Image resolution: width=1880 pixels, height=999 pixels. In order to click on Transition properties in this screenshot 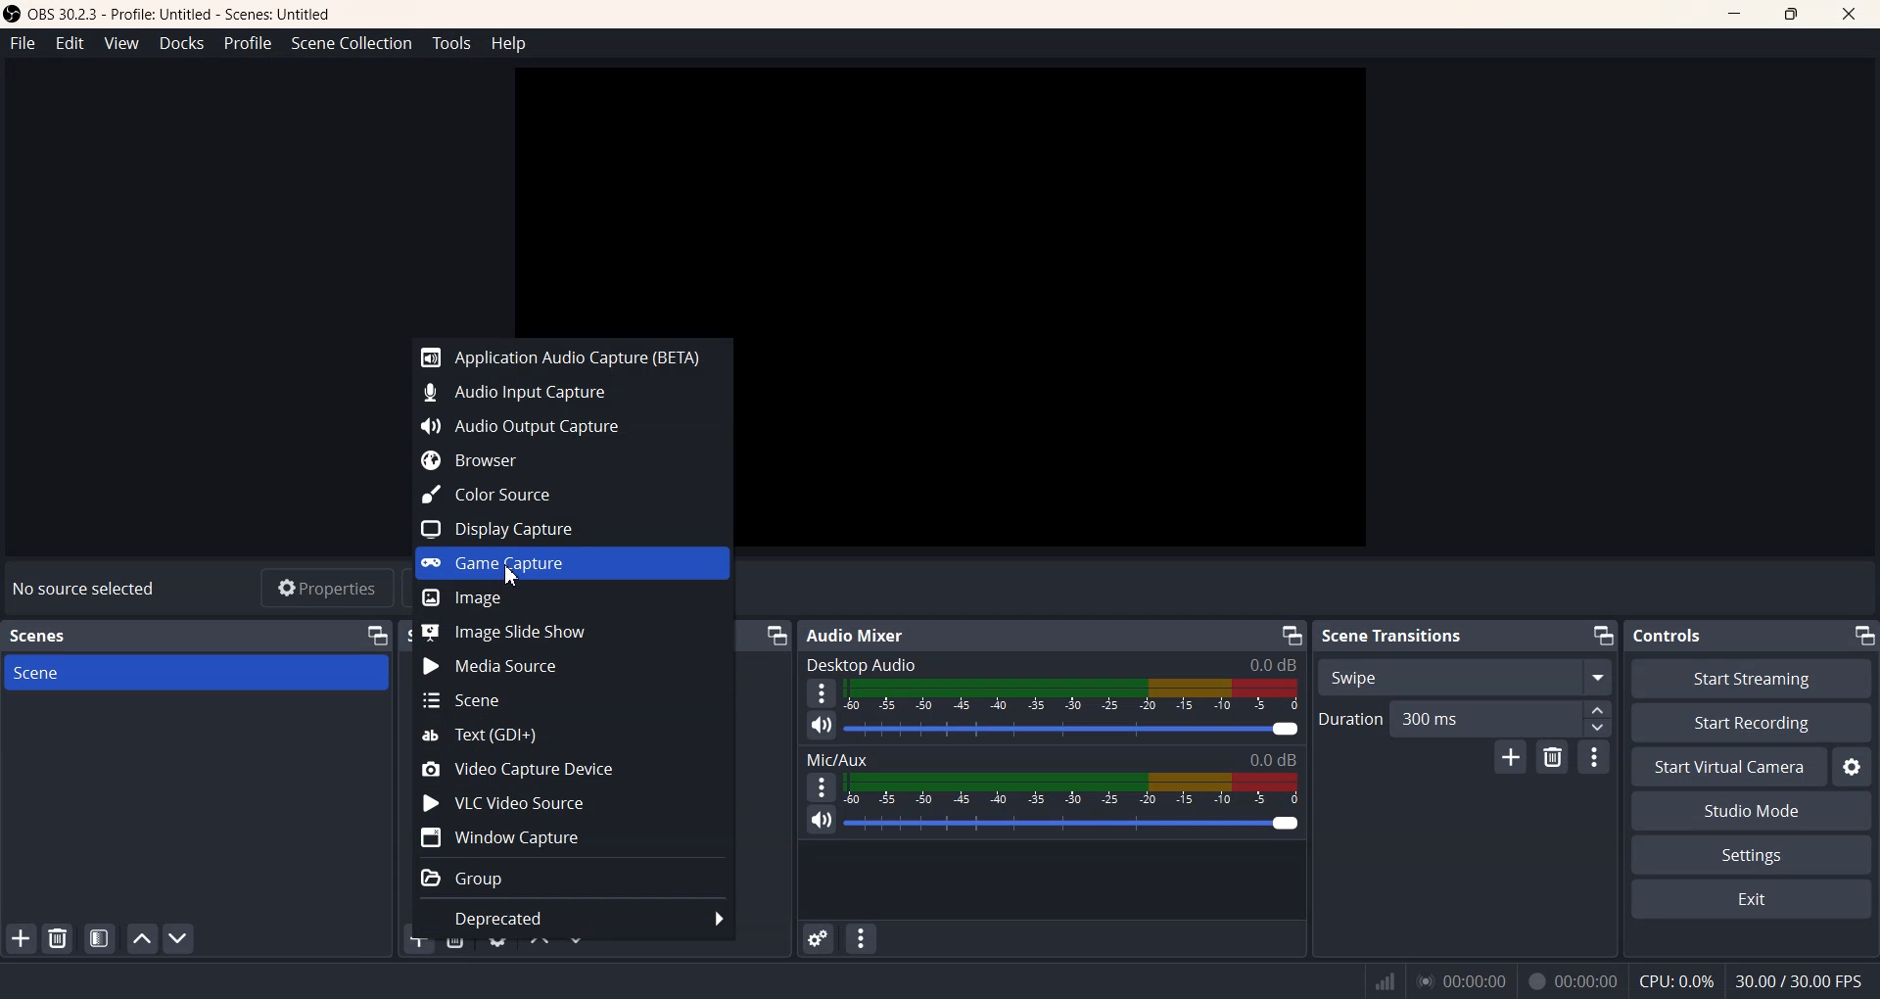, I will do `click(1593, 756)`.